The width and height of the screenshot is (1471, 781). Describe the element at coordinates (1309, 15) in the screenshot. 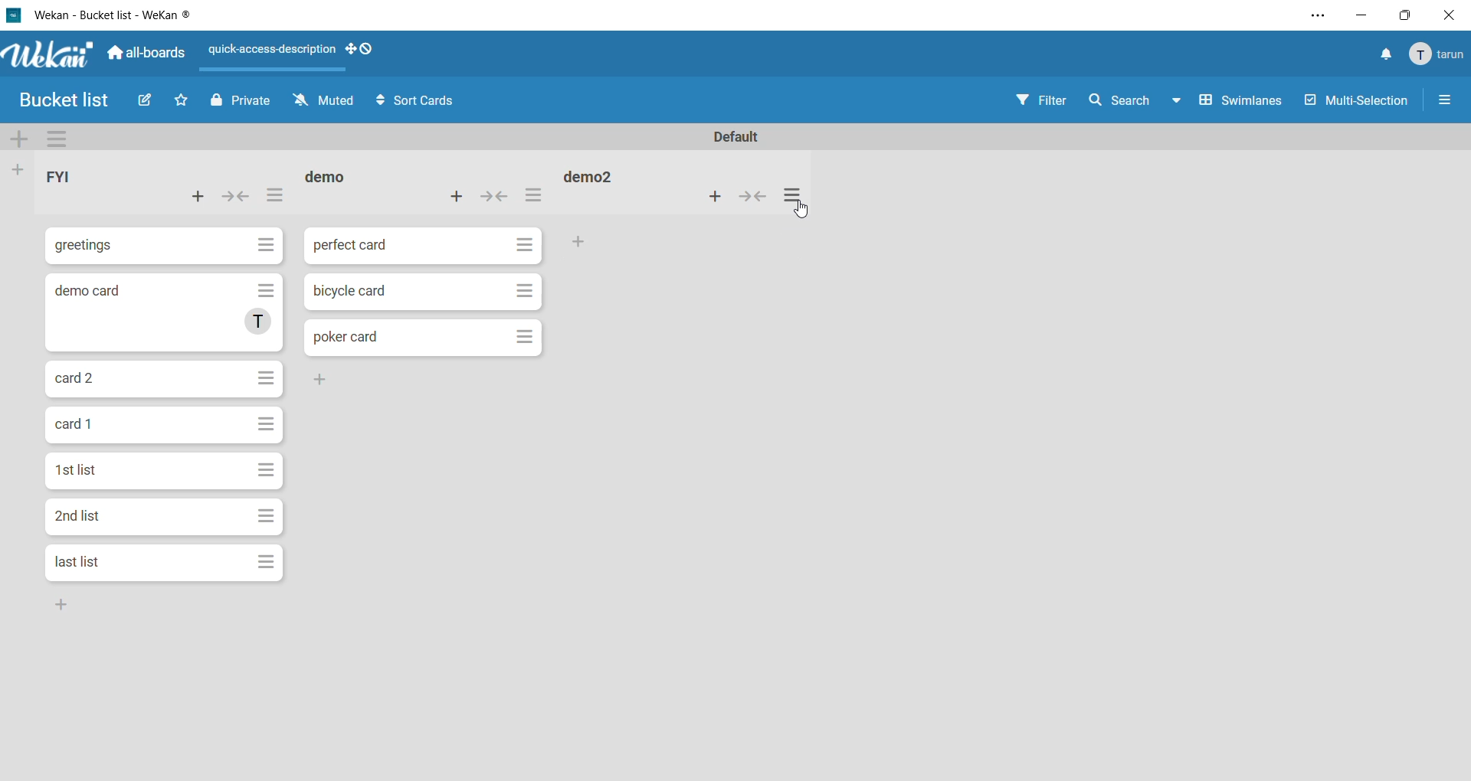

I see `settings` at that location.